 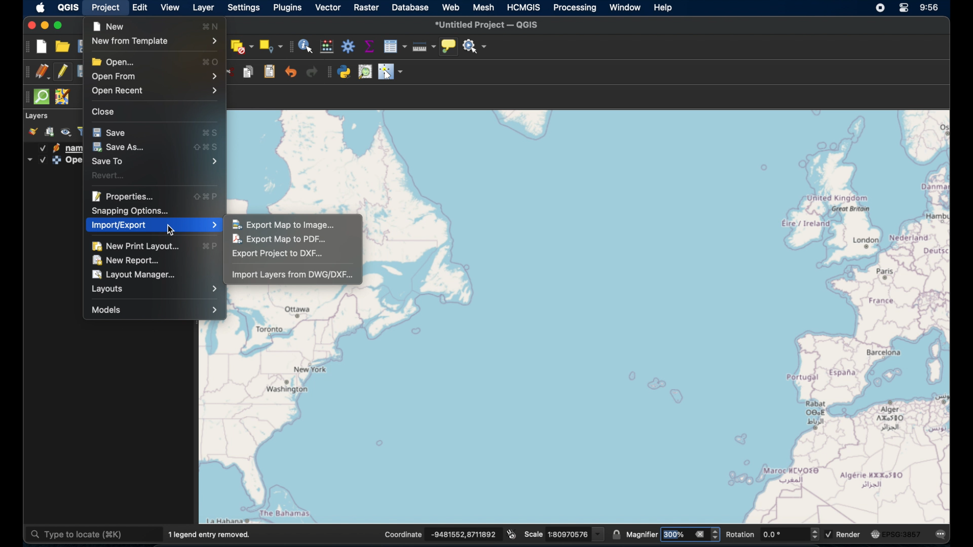 I want to click on new project, so click(x=43, y=48).